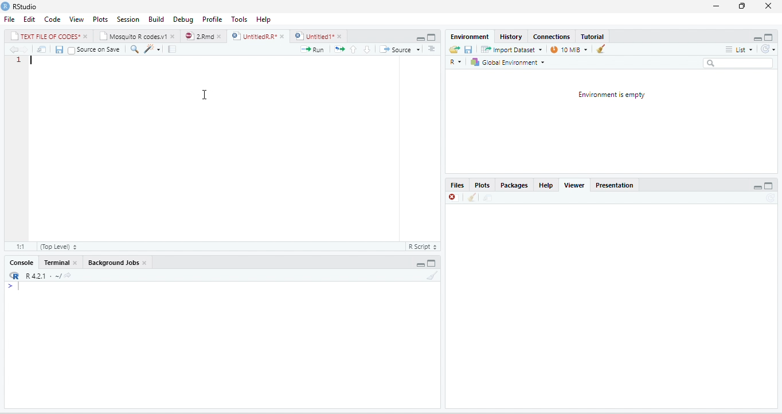 This screenshot has width=782, height=414. I want to click on help, so click(546, 186).